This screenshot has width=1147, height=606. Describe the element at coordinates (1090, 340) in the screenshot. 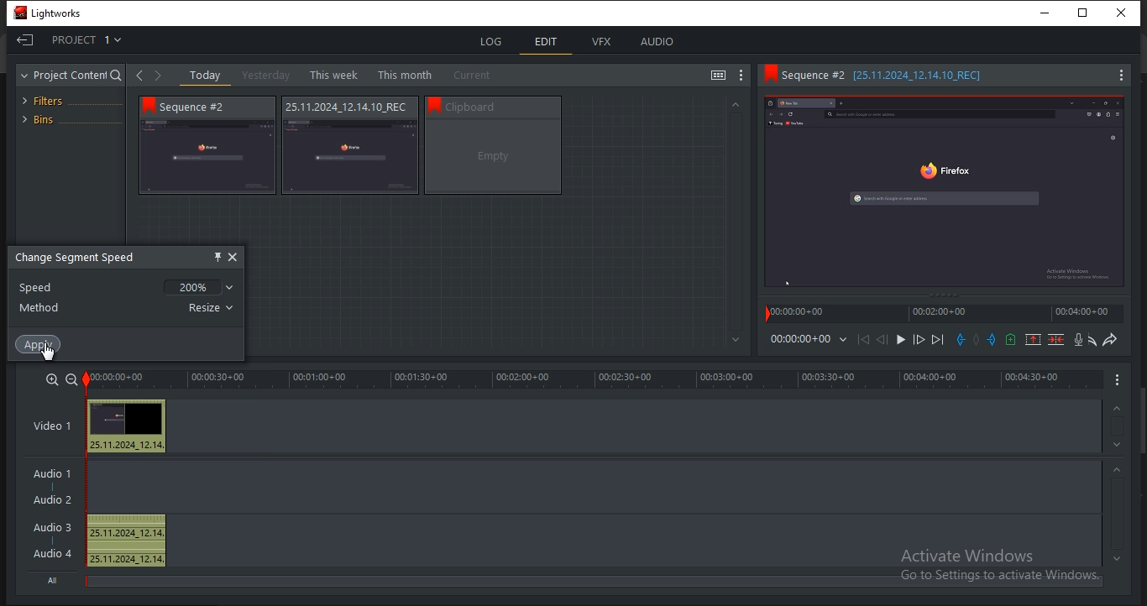

I see `undo` at that location.